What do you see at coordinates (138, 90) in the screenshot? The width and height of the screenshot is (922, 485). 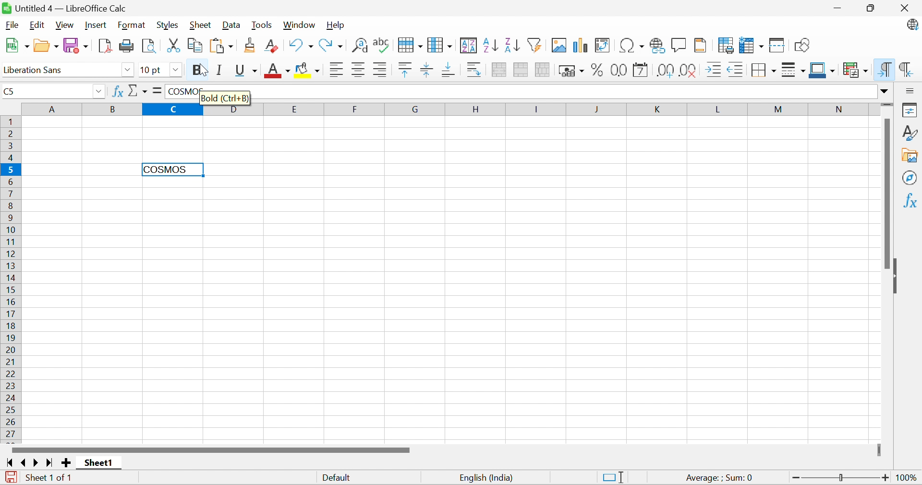 I see `Select Function` at bounding box center [138, 90].